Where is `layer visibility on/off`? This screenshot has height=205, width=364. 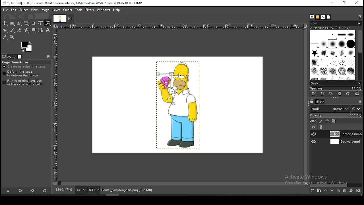 layer visibility on/off is located at coordinates (314, 142).